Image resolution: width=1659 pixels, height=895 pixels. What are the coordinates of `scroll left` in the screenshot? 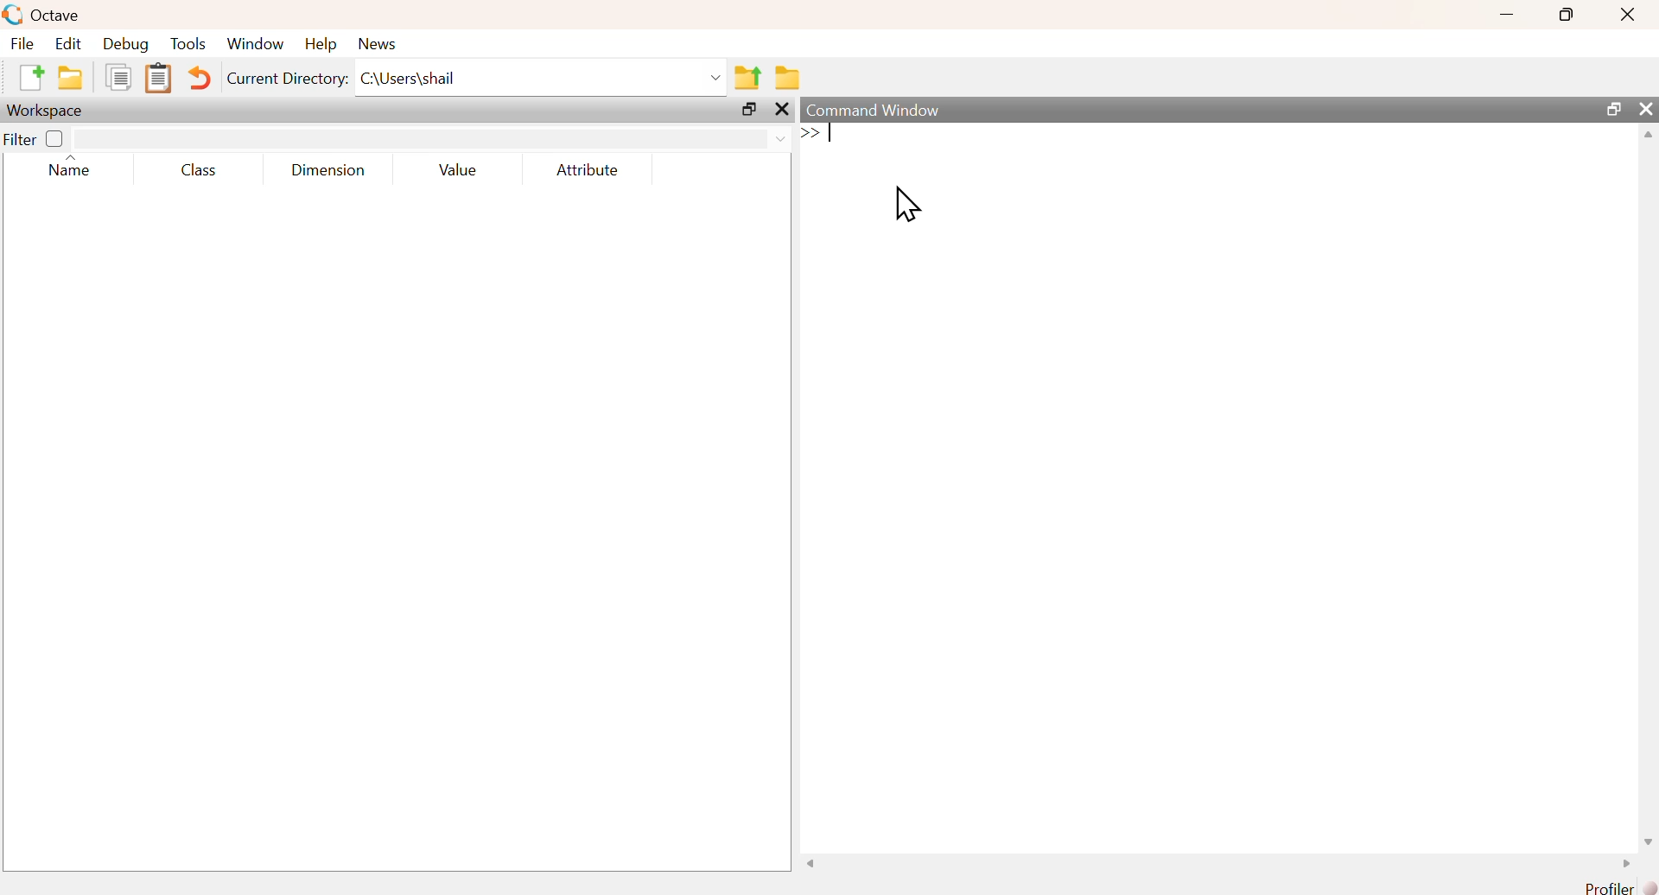 It's located at (814, 862).